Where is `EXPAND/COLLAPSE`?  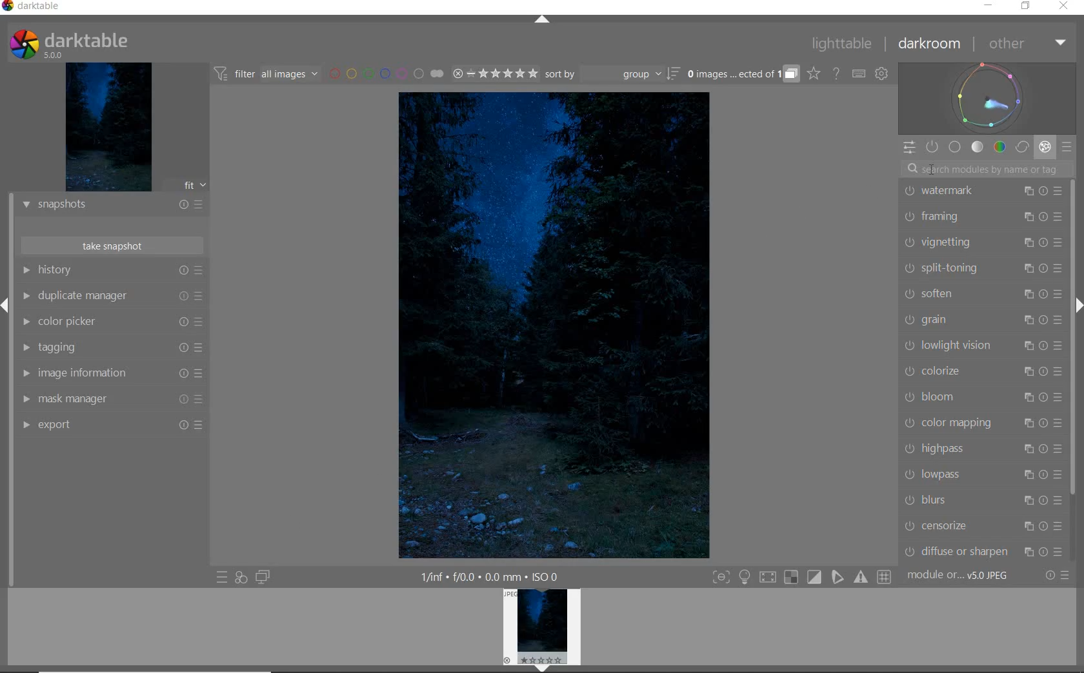 EXPAND/COLLAPSE is located at coordinates (543, 20).